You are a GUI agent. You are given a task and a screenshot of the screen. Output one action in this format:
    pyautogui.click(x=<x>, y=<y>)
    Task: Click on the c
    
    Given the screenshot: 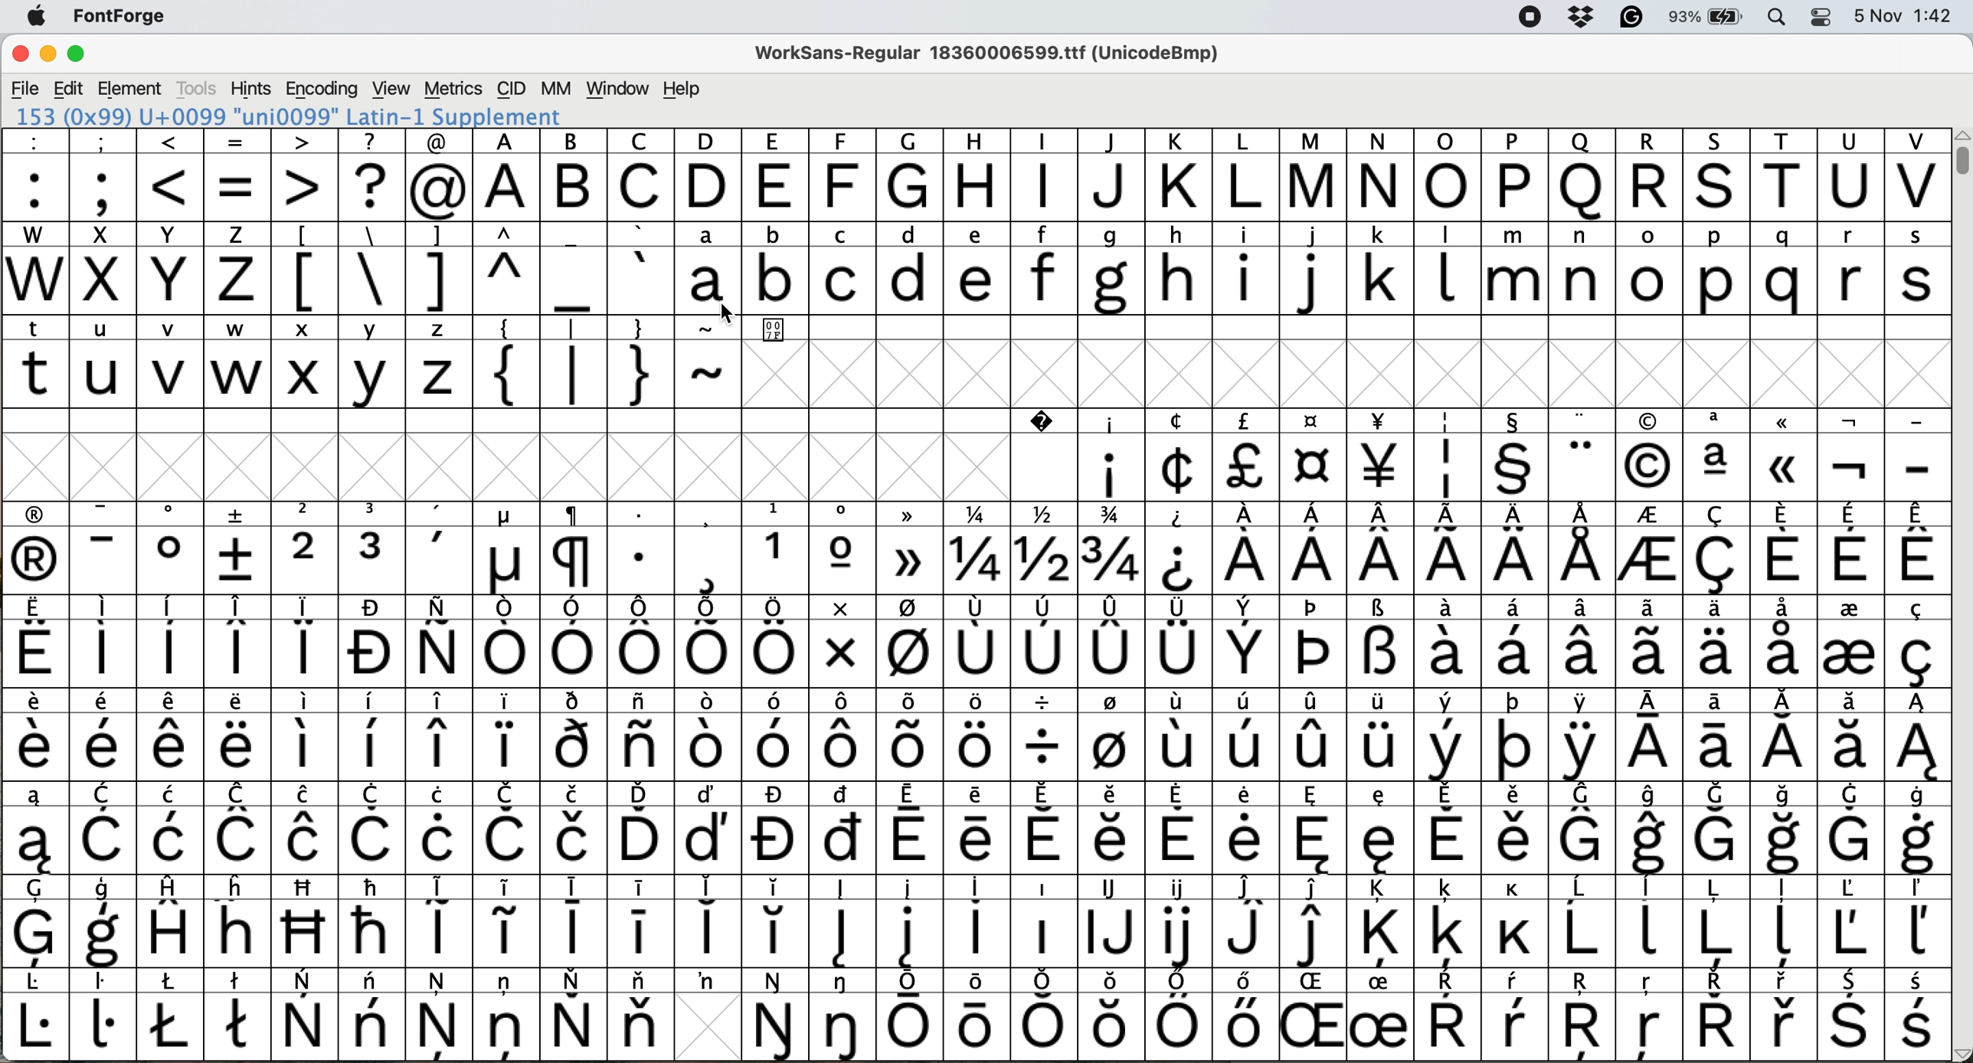 What is the action you would take?
    pyautogui.click(x=846, y=270)
    